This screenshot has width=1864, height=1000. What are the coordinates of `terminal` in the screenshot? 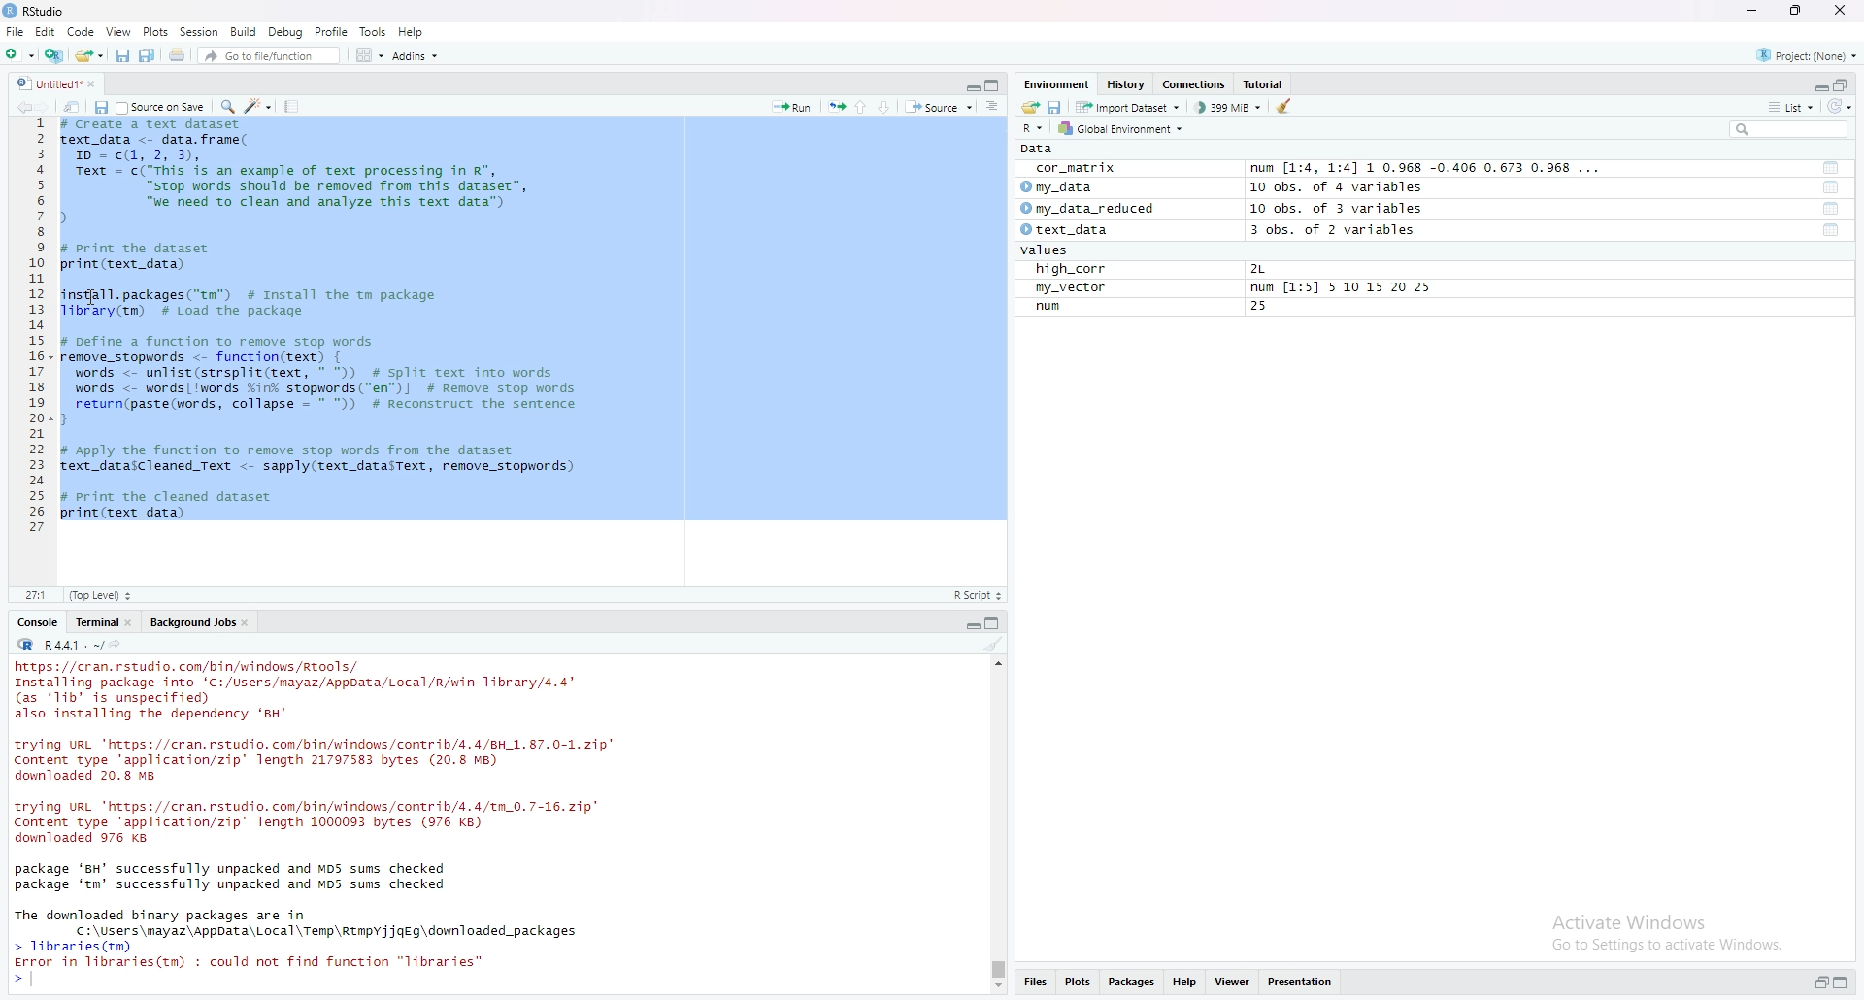 It's located at (103, 621).